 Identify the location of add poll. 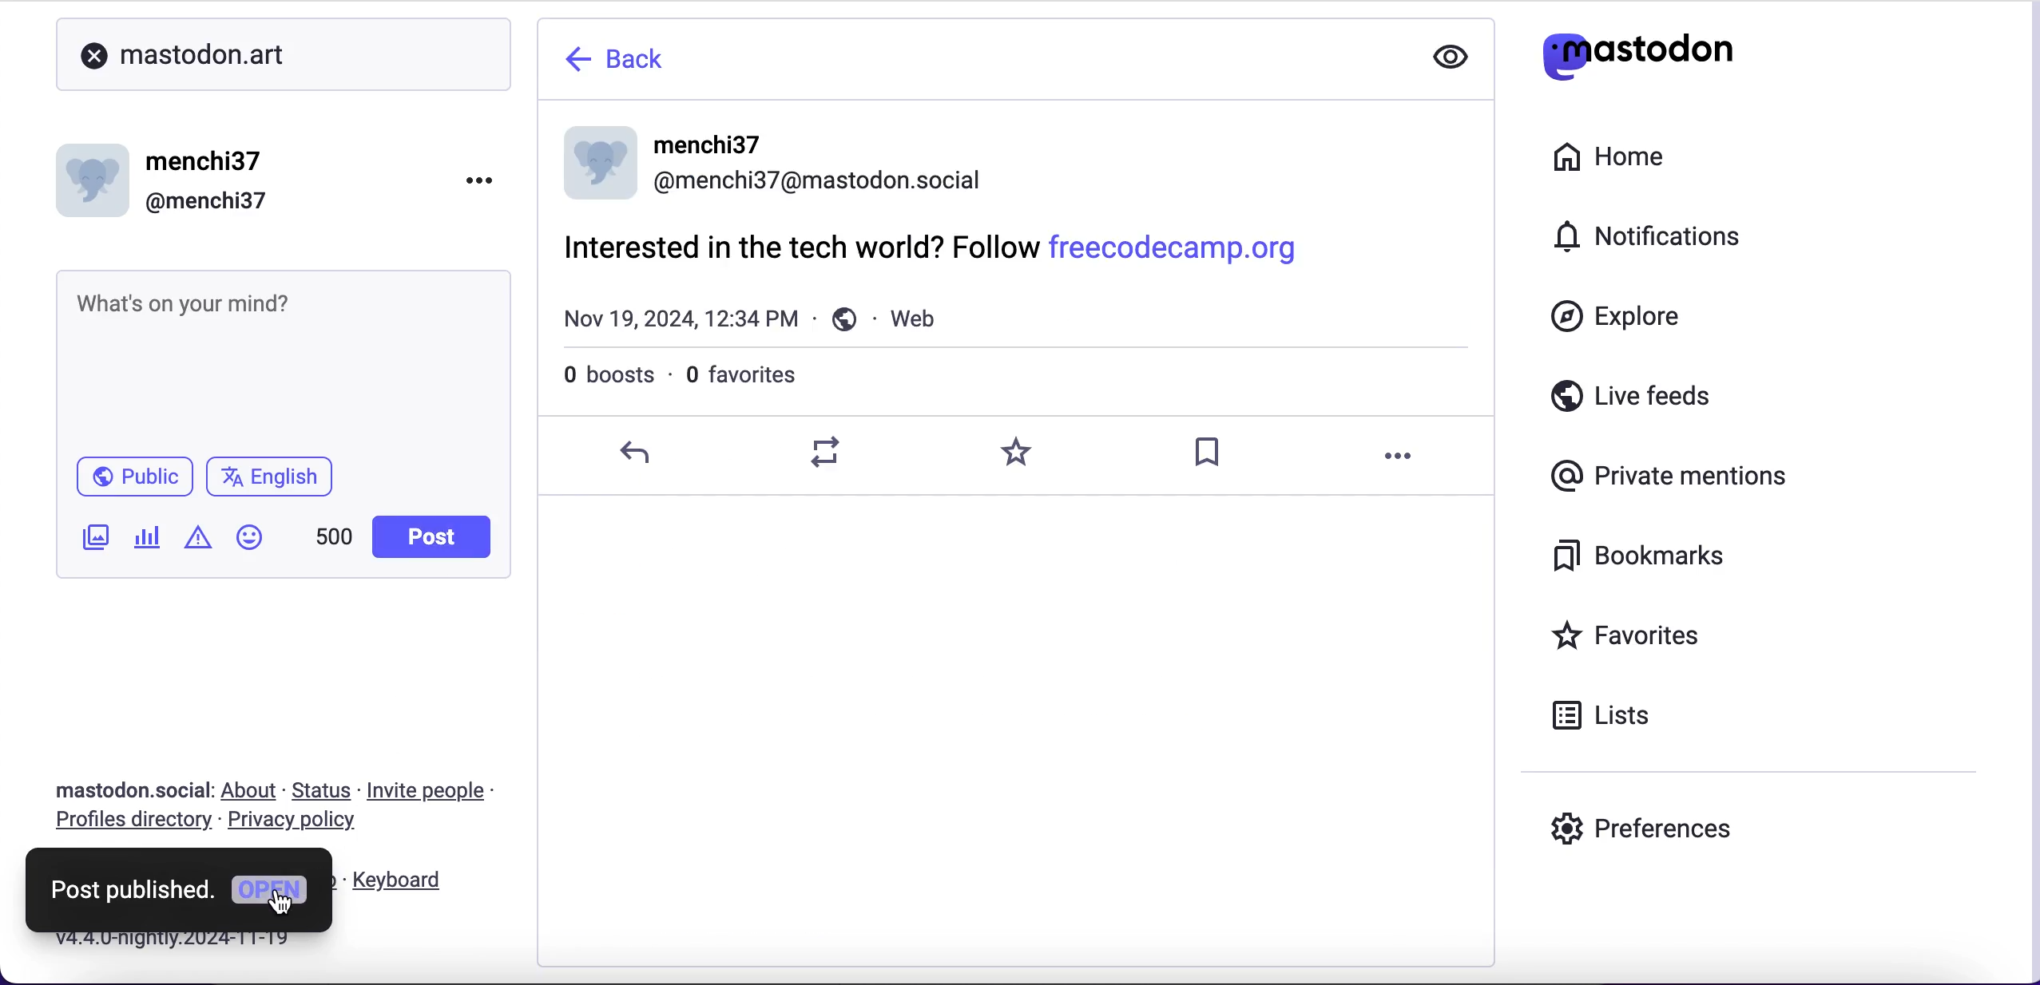
(153, 542).